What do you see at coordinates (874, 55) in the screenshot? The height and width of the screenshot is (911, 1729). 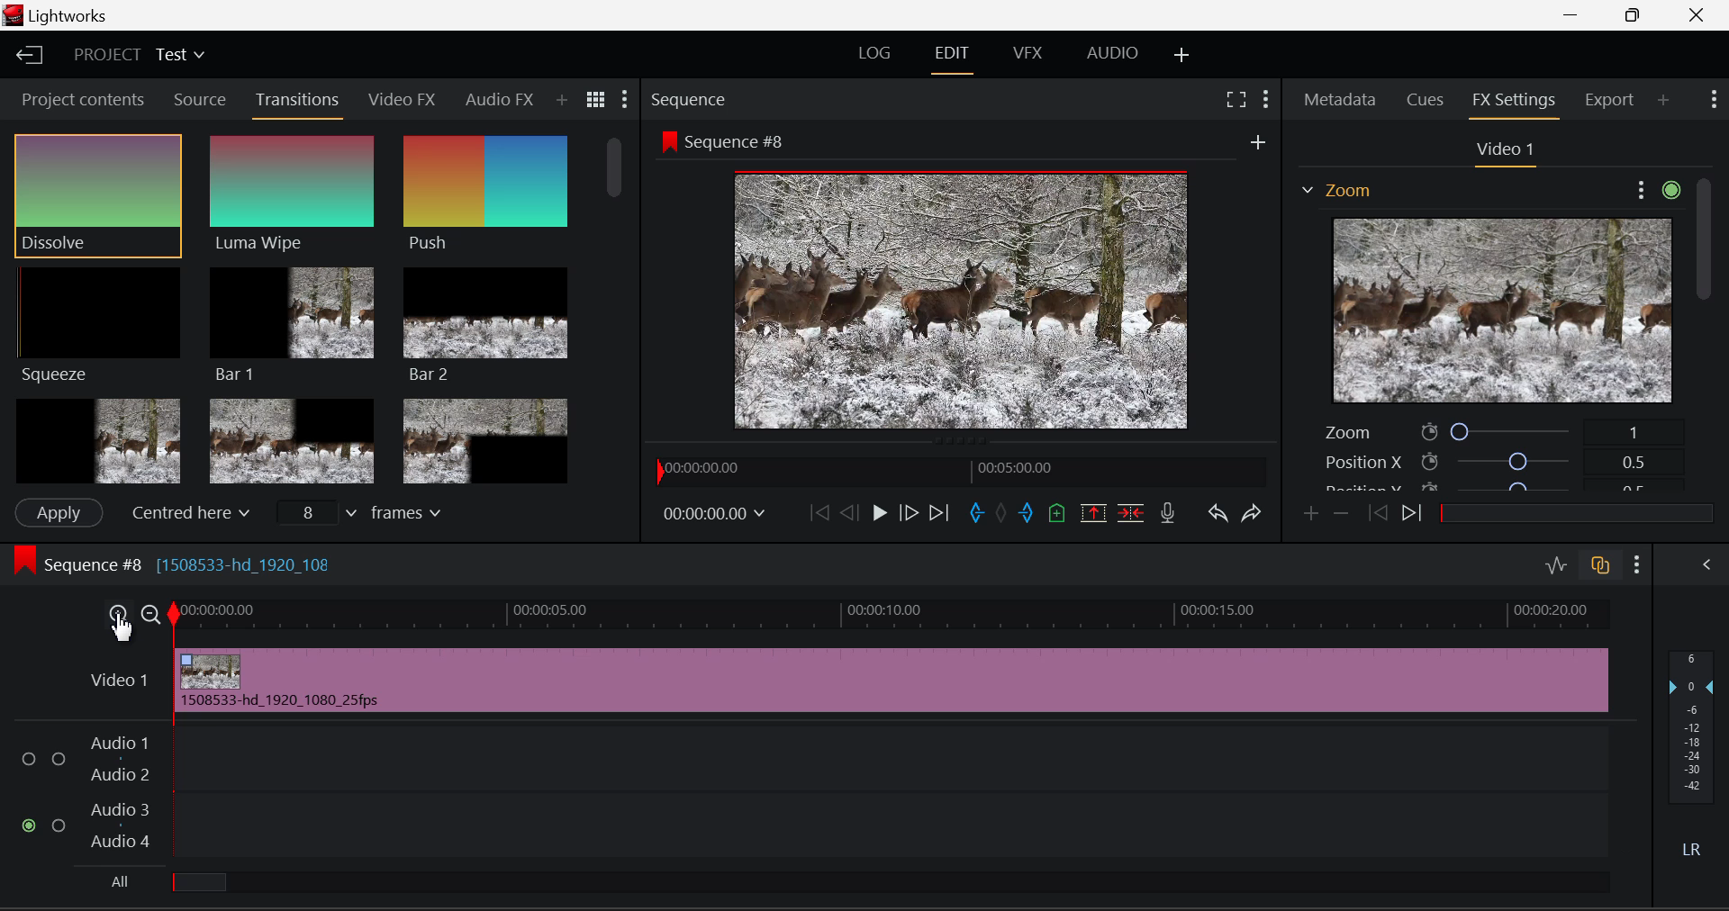 I see `LOG Layout` at bounding box center [874, 55].